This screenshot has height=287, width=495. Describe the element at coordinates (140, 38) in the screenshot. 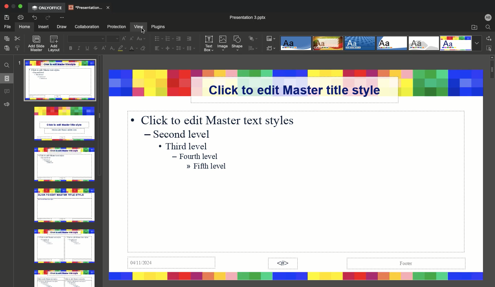

I see `Change case` at that location.